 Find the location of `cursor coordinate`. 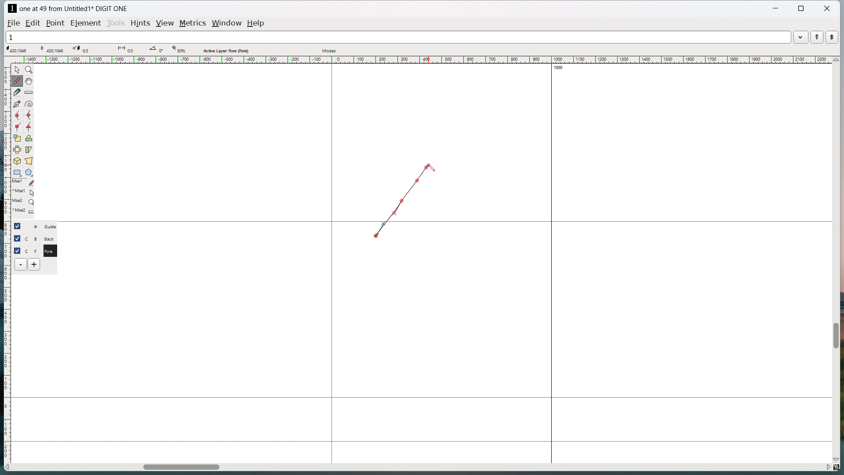

cursor coordinate is located at coordinates (18, 49).